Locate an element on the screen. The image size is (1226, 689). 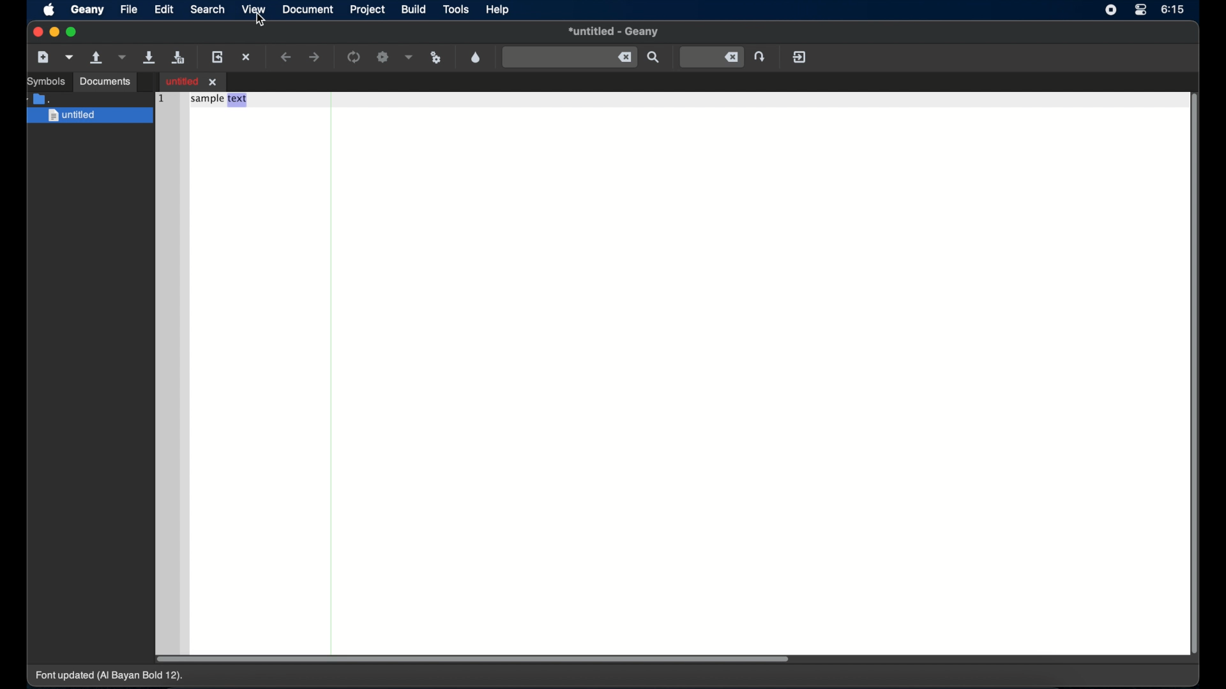
build the current file is located at coordinates (384, 57).